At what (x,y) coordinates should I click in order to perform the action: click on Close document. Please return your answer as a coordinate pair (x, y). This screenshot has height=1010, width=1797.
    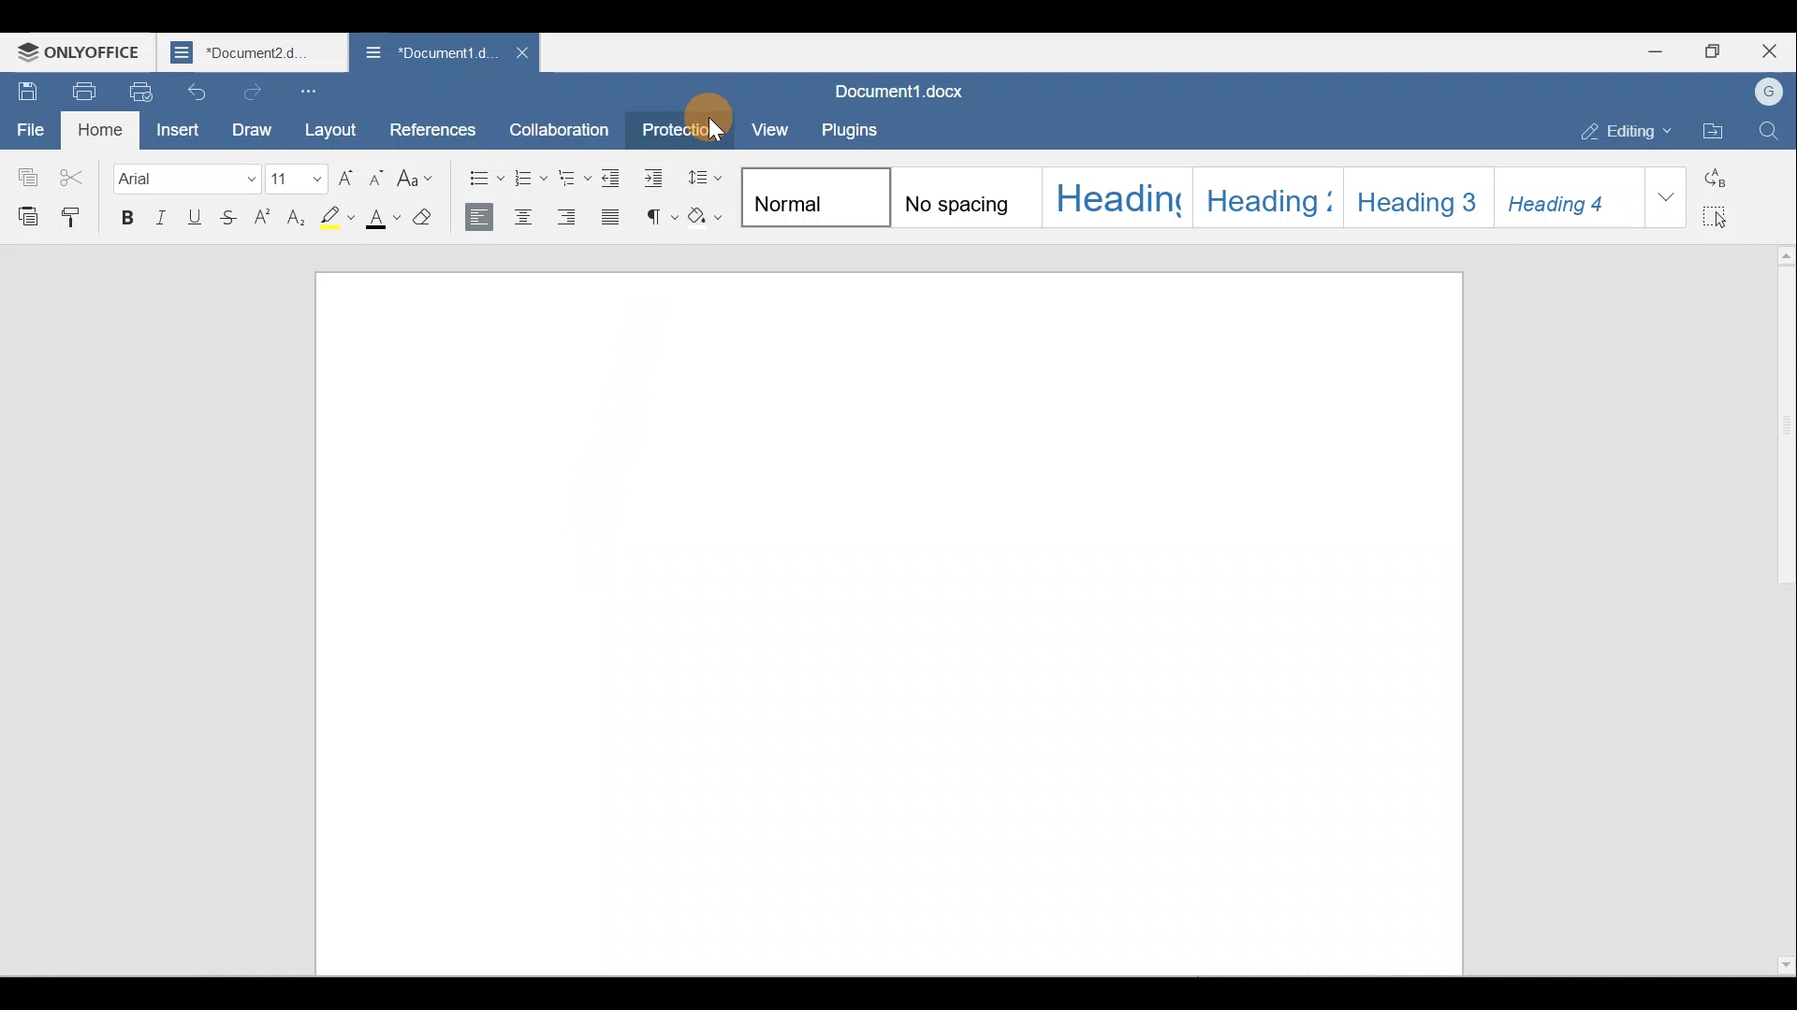
    Looking at the image, I should click on (524, 51).